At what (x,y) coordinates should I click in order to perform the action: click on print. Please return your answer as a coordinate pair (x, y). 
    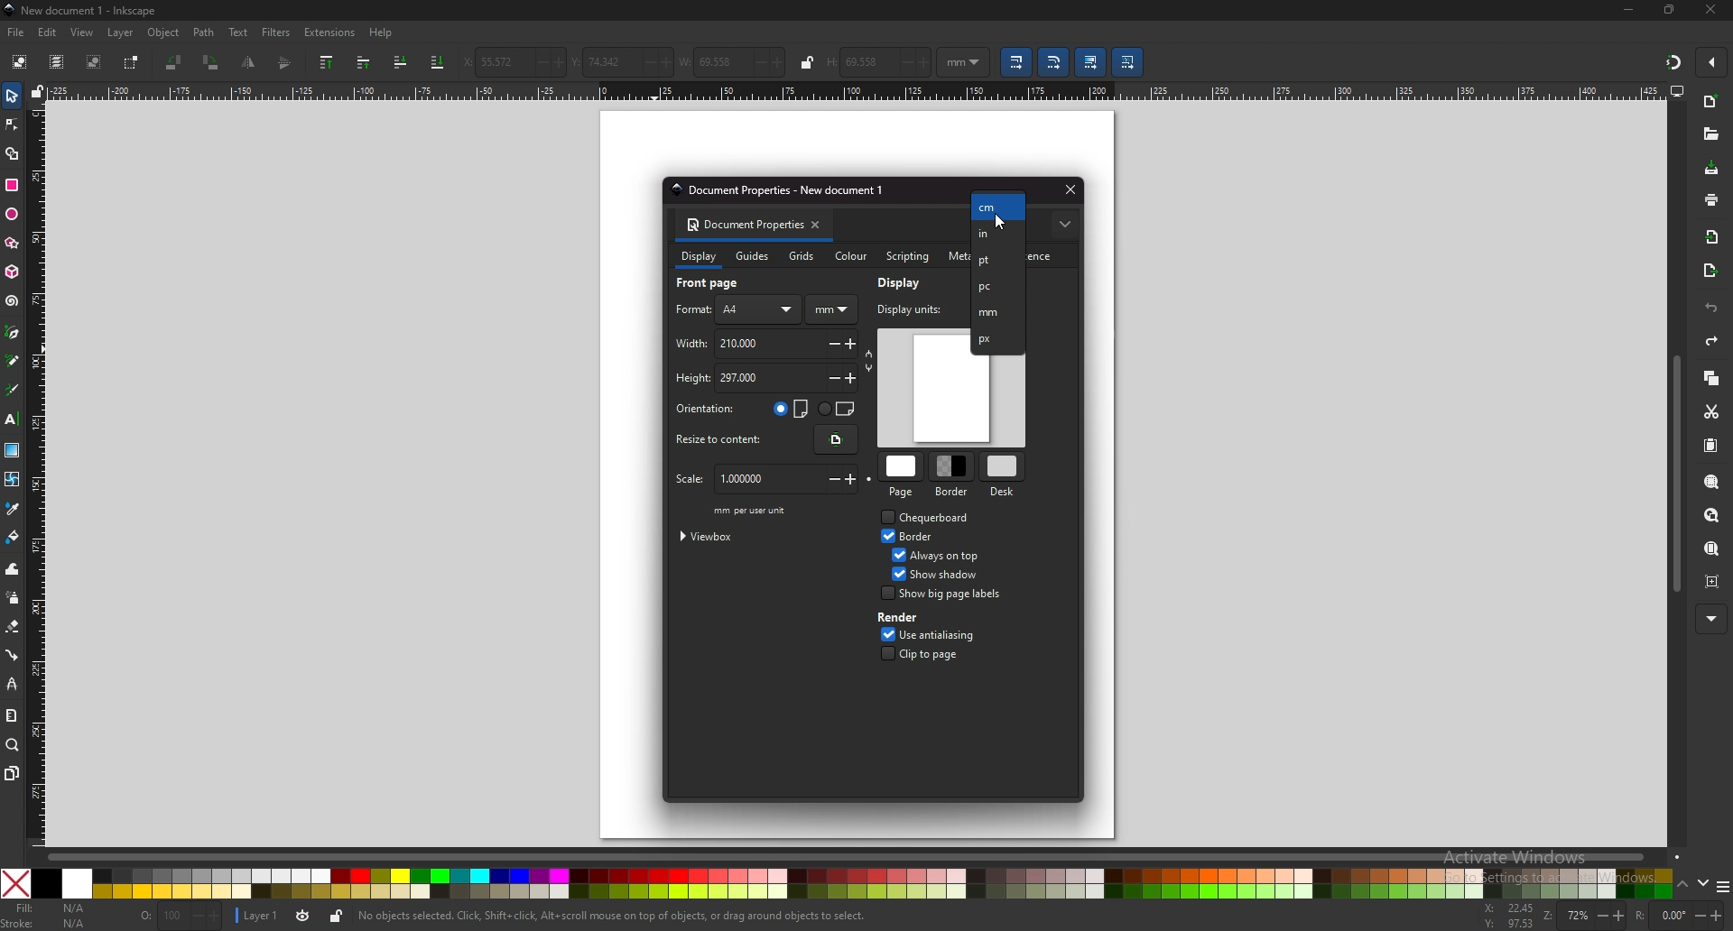
    Looking at the image, I should click on (1711, 199).